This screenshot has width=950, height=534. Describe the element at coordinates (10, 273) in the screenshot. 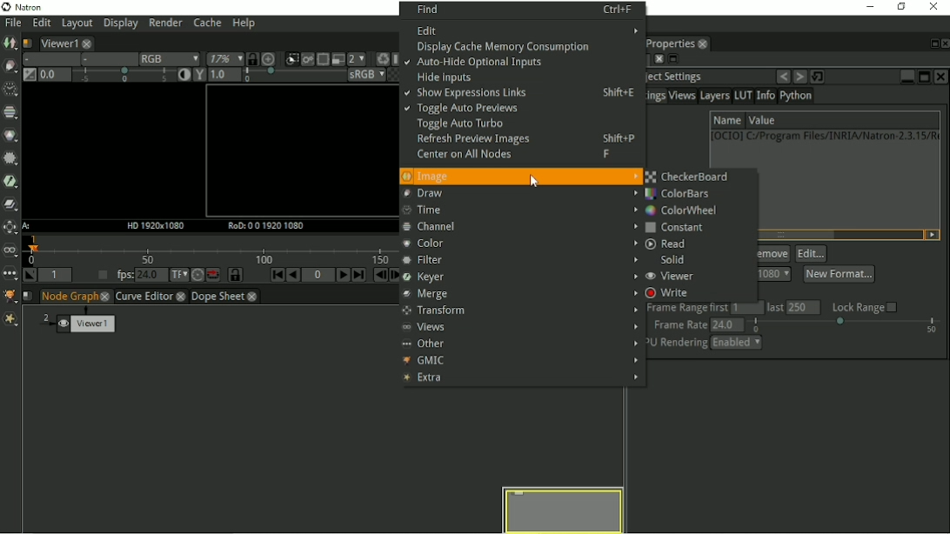

I see `Other` at that location.